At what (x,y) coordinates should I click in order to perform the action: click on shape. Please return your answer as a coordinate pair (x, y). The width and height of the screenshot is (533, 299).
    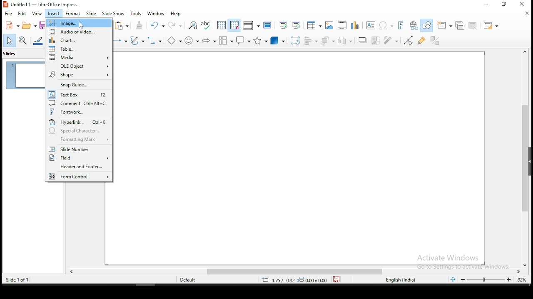
    Looking at the image, I should click on (79, 74).